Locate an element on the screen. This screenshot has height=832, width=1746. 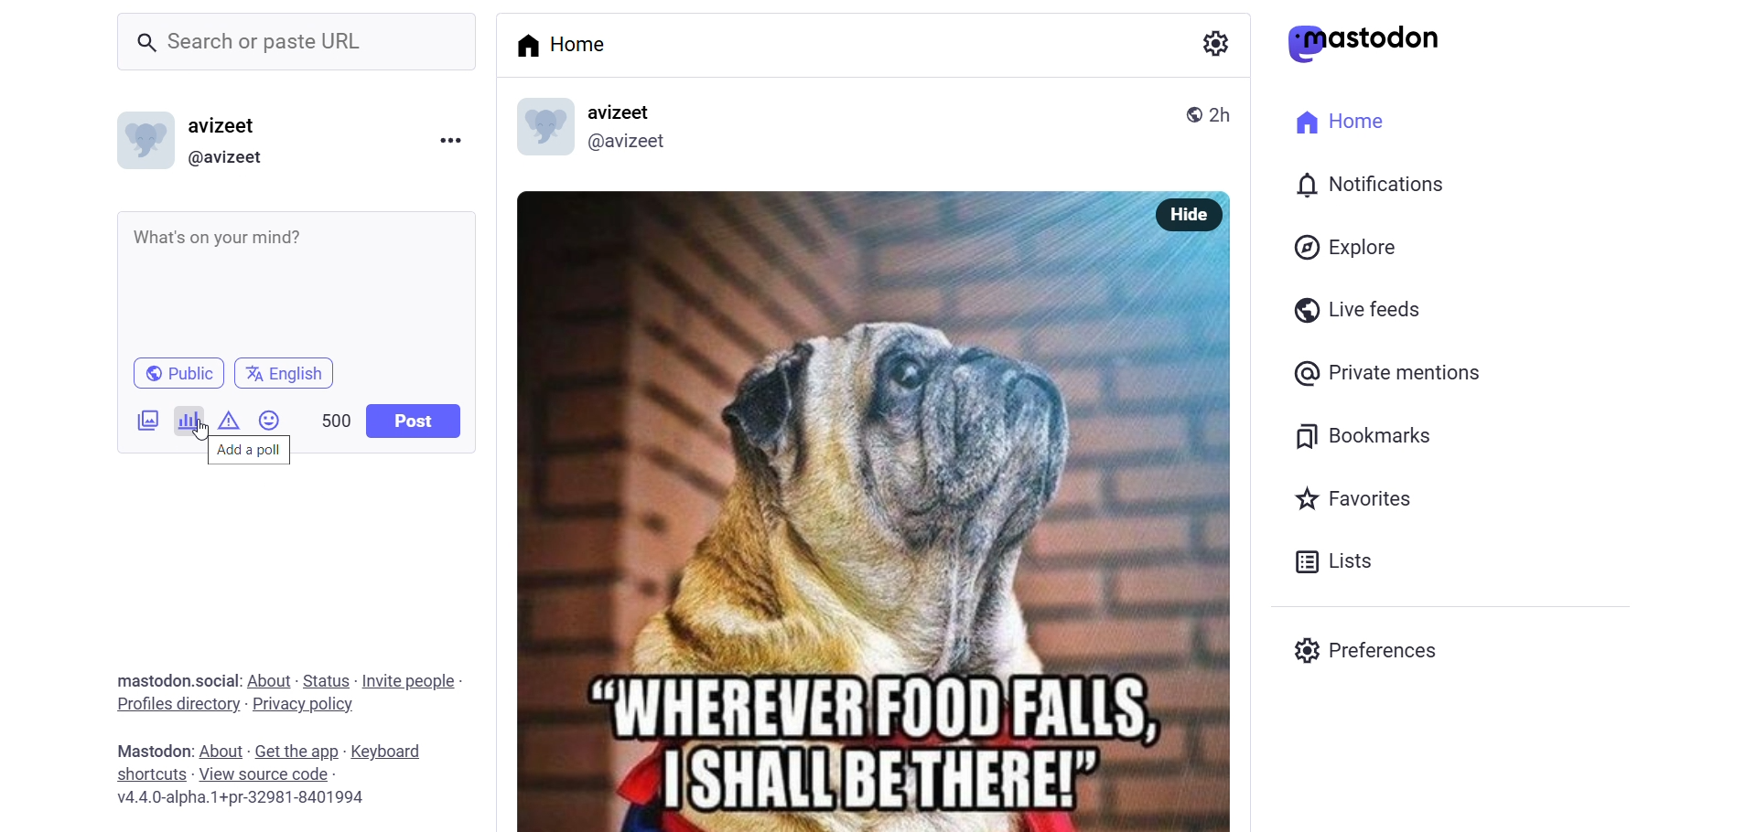
What's on your mind? is located at coordinates (293, 283).